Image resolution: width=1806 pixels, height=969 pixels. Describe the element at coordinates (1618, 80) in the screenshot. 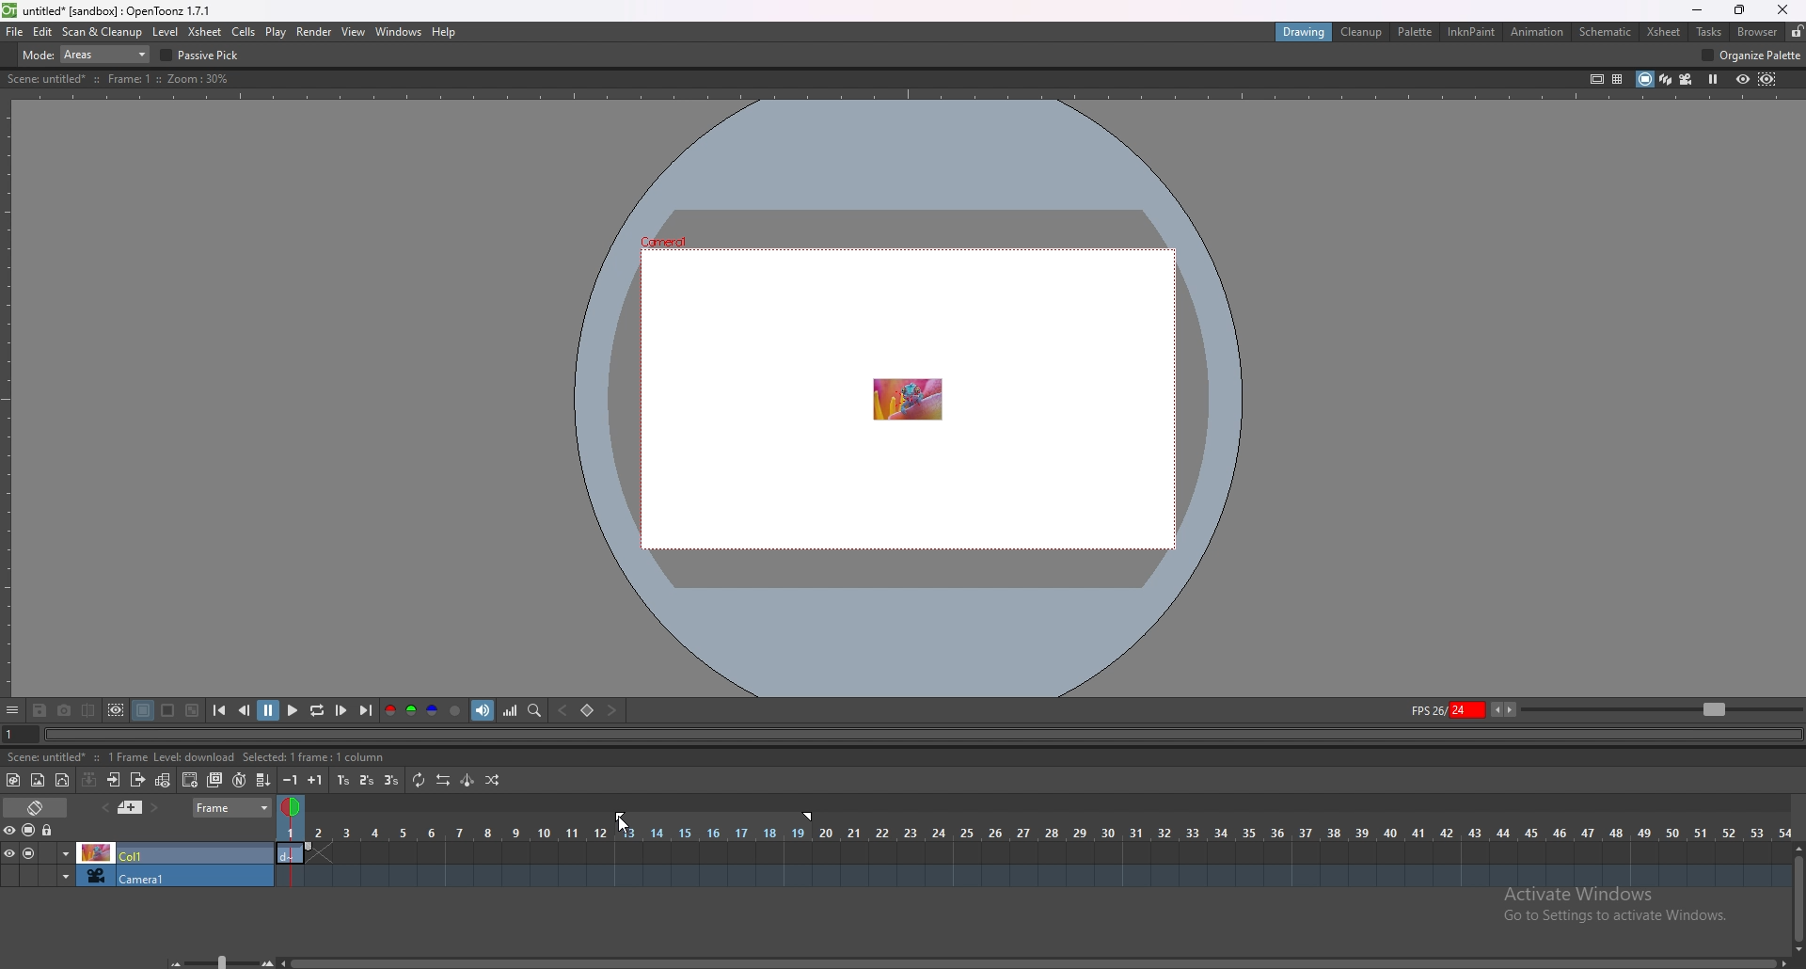

I see `field guide` at that location.